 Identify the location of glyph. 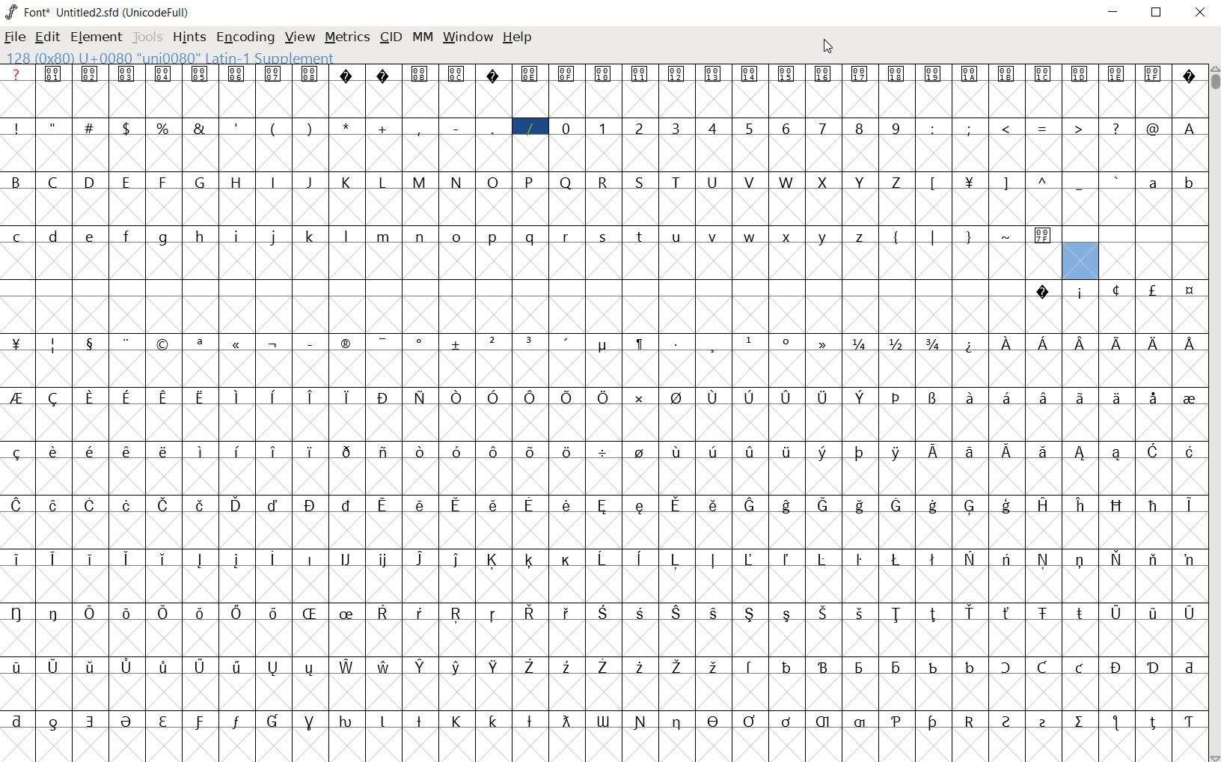
(750, 667).